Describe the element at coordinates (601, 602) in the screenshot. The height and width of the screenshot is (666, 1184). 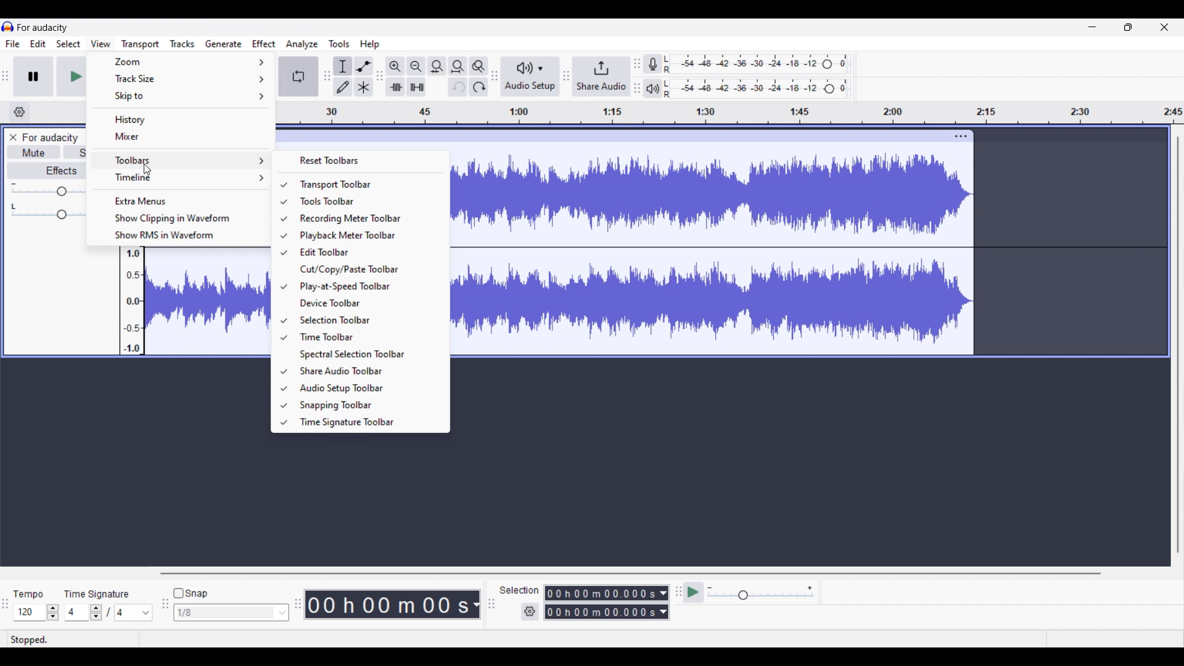
I see `Selection duration` at that location.